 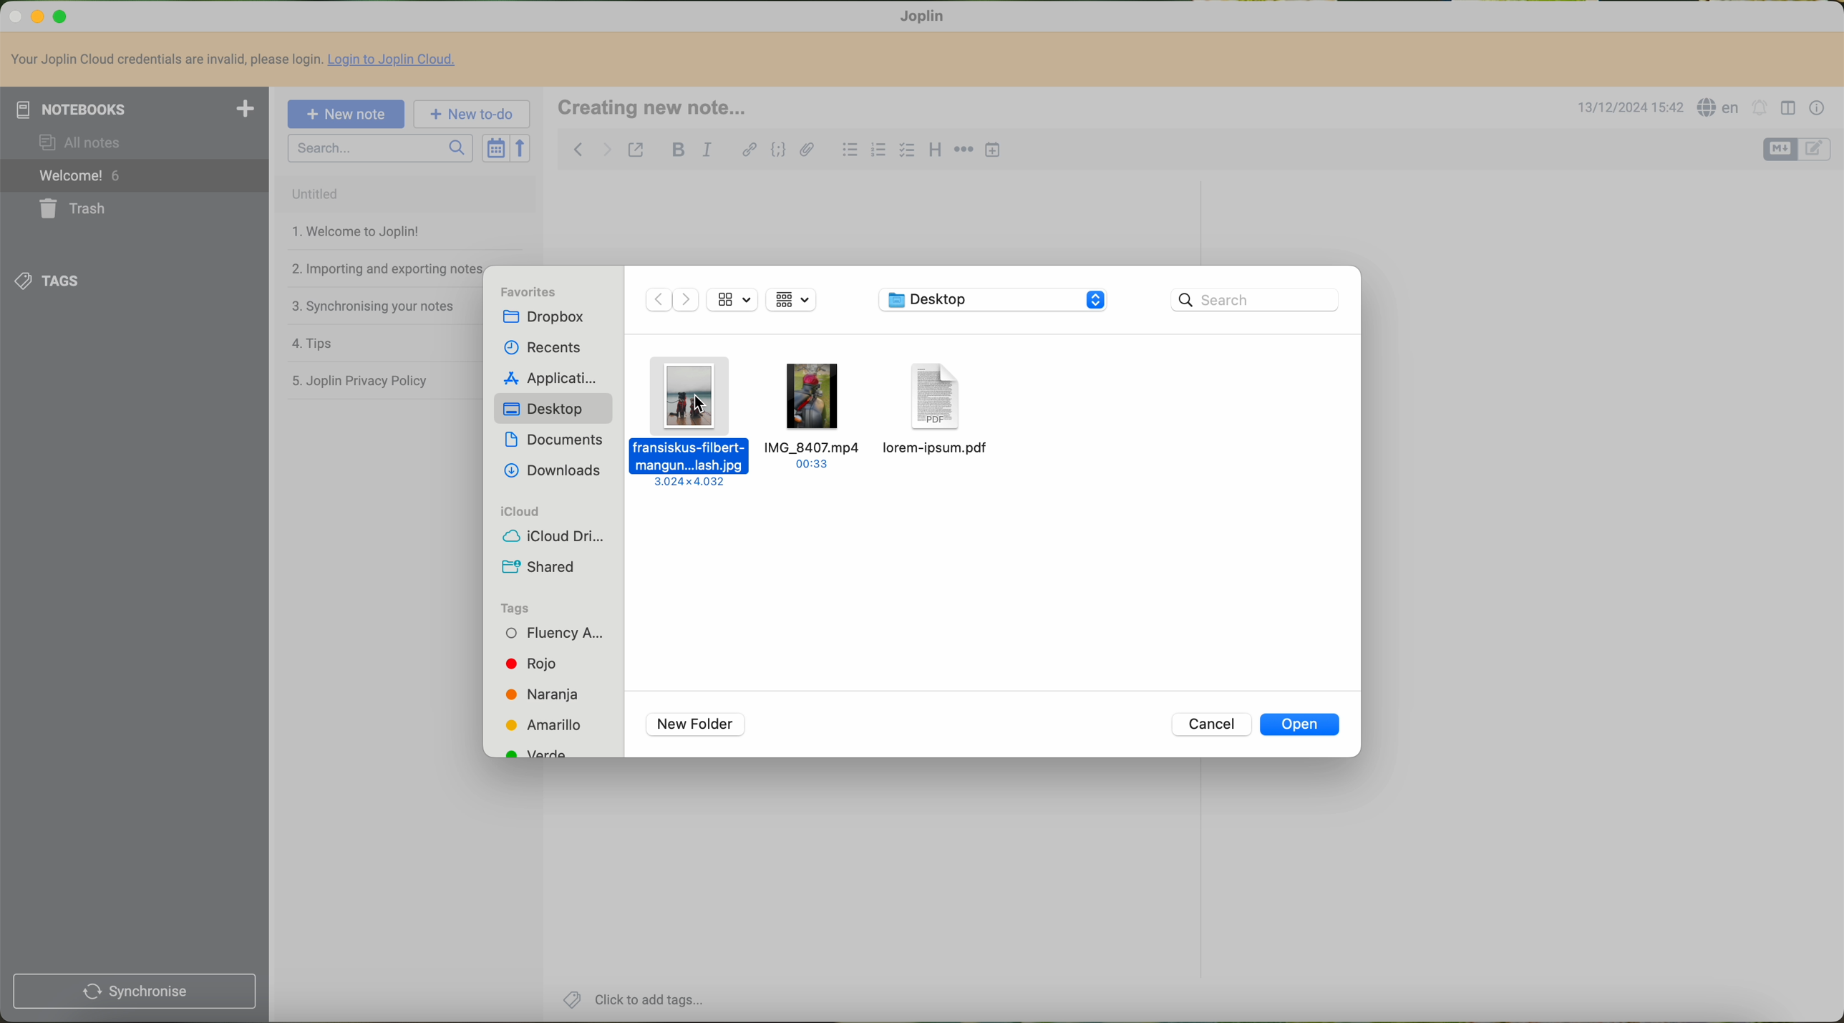 I want to click on navigate back note, so click(x=578, y=148).